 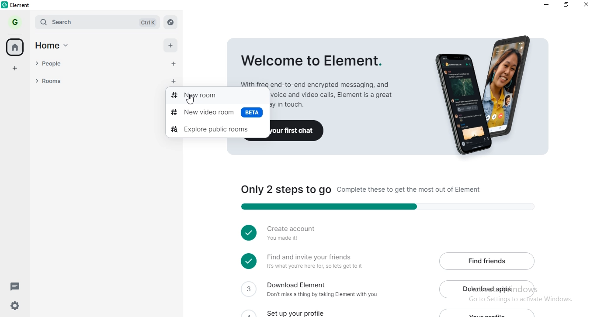 I want to click on start chat, so click(x=173, y=65).